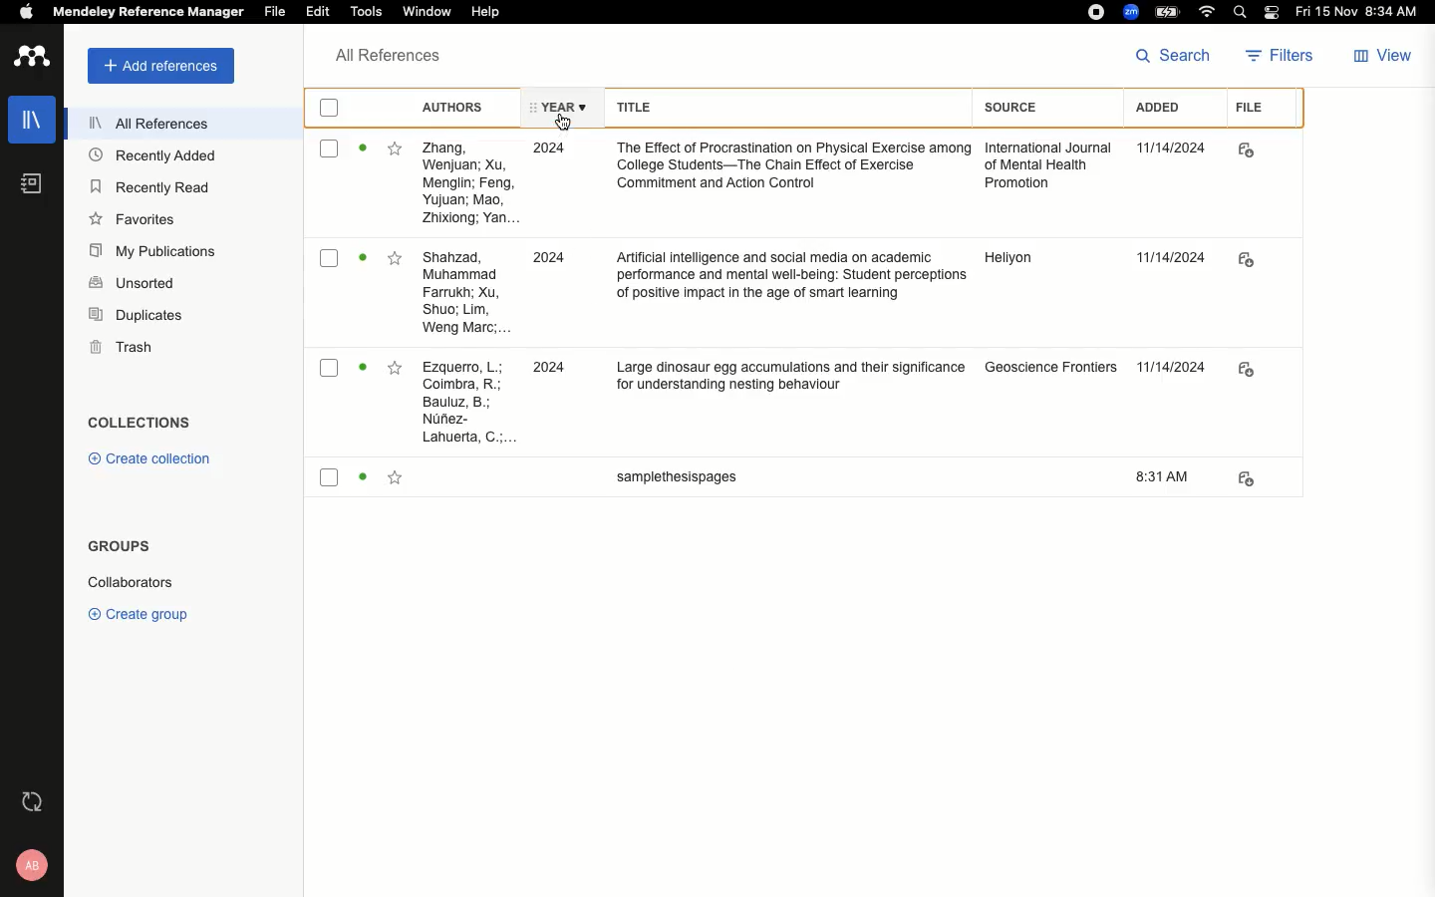 The image size is (1435, 897). Describe the element at coordinates (1171, 476) in the screenshot. I see `added ` at that location.